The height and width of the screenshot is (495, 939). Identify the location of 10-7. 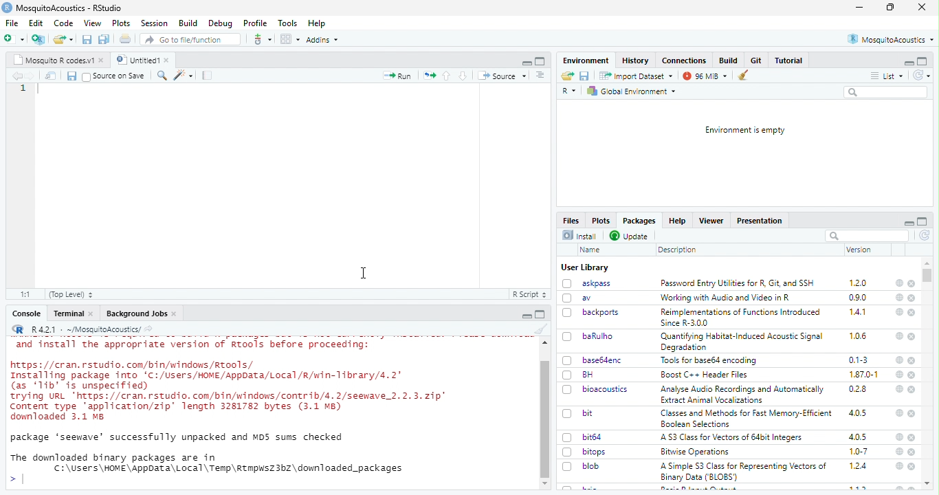
(859, 452).